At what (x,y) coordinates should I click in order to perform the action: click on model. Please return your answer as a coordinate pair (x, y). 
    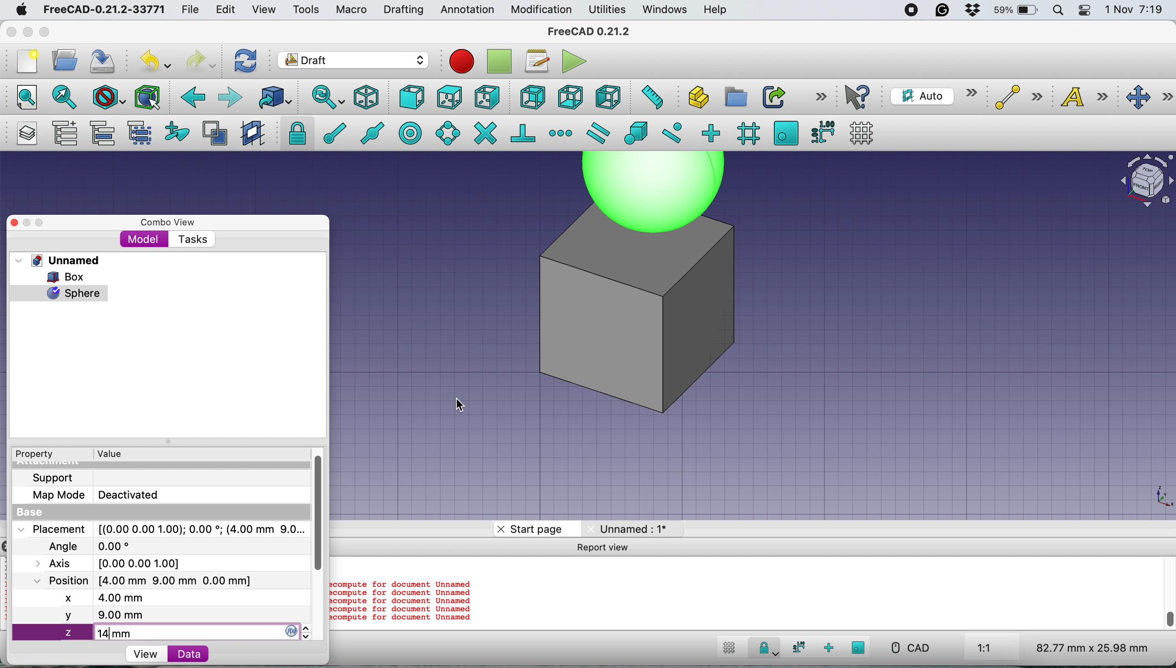
    Looking at the image, I should click on (144, 239).